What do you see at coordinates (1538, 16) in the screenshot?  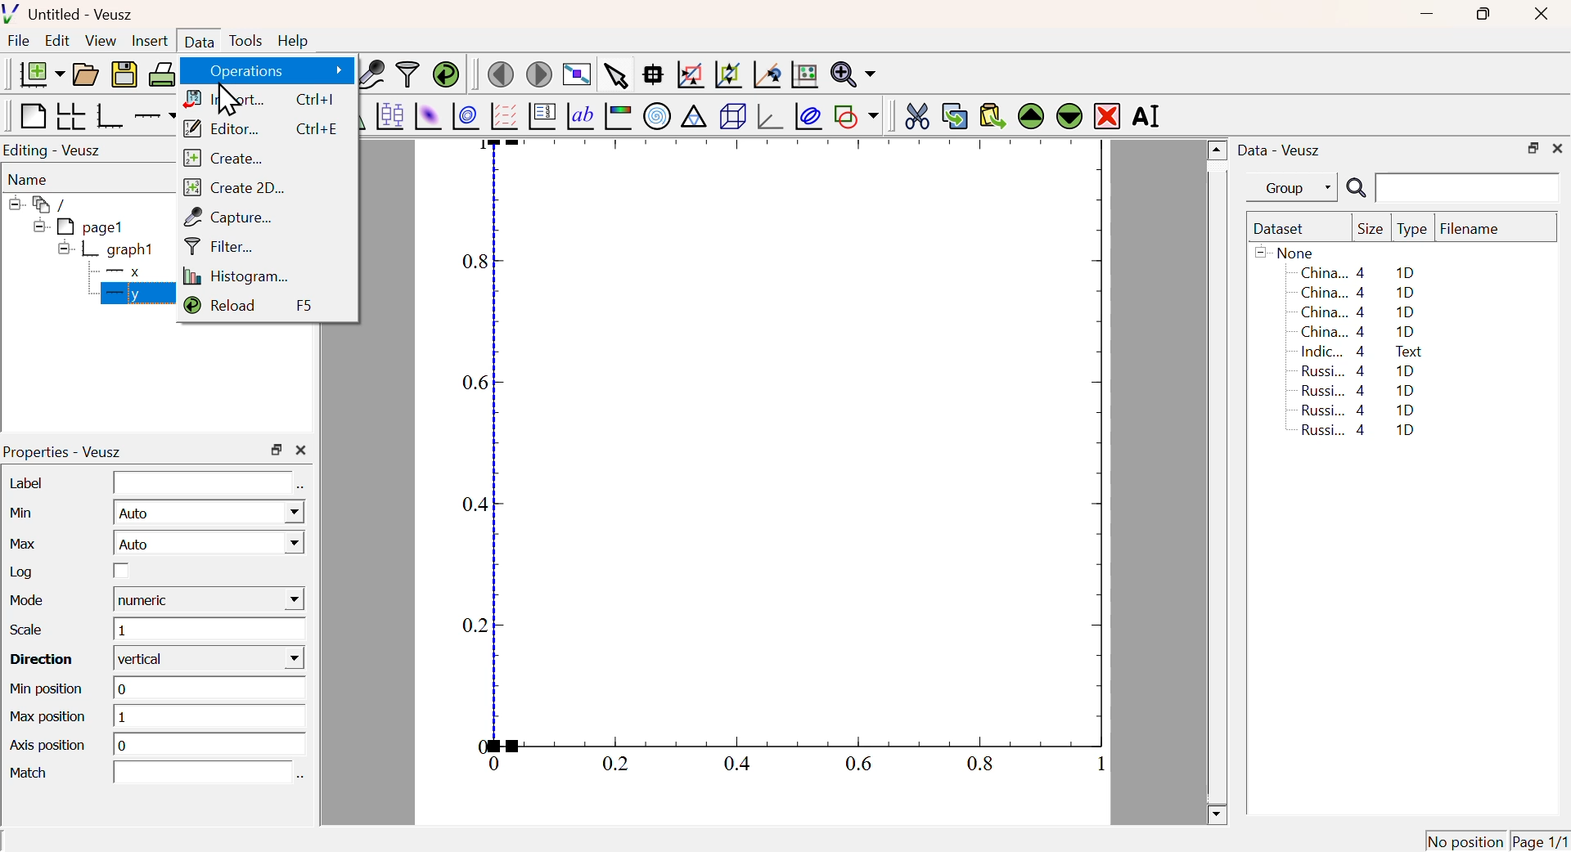 I see `Close` at bounding box center [1538, 16].